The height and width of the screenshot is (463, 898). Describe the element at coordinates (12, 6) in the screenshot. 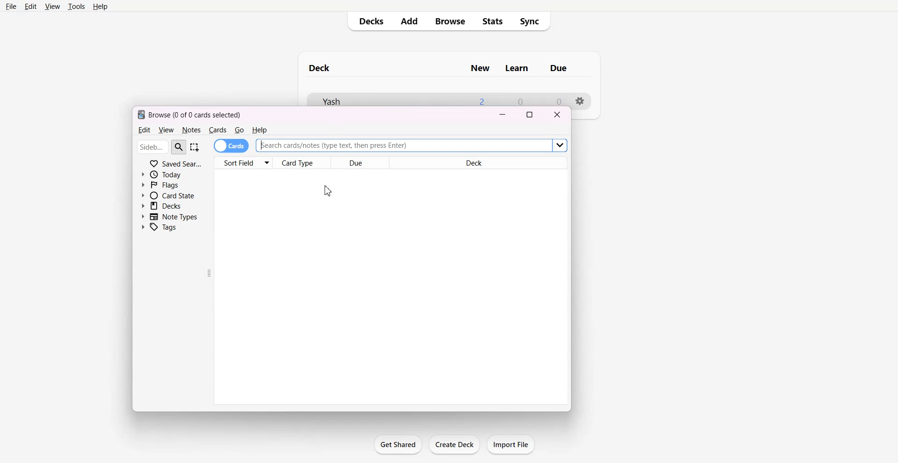

I see `File` at that location.